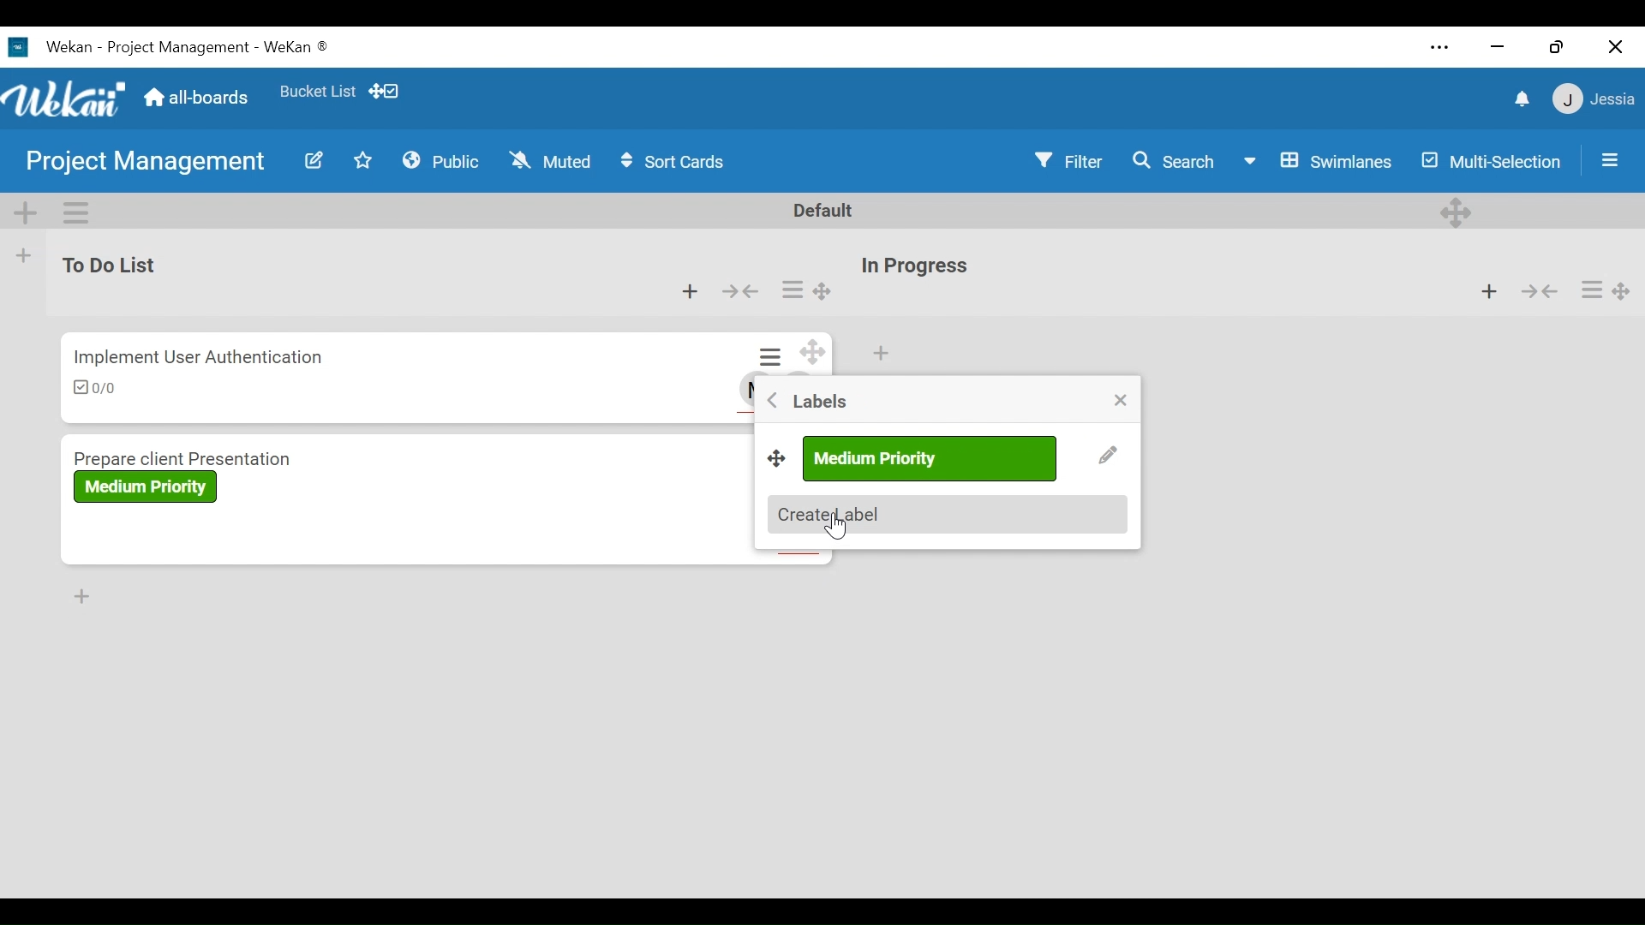 The image size is (1645, 925). What do you see at coordinates (820, 402) in the screenshot?
I see `labels` at bounding box center [820, 402].